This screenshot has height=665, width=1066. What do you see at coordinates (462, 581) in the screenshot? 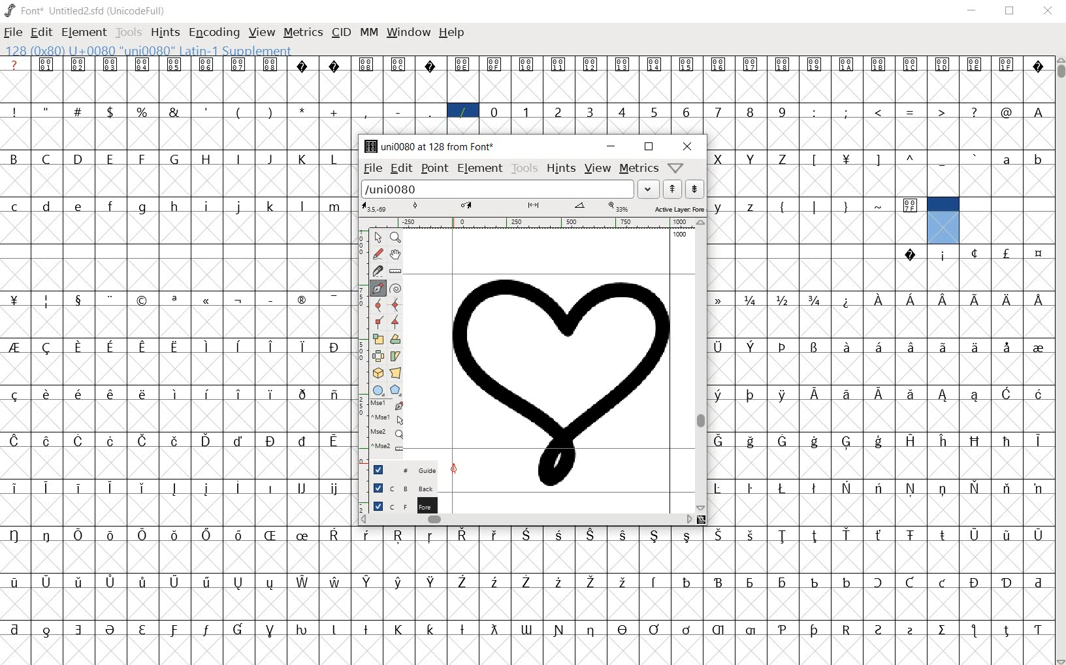
I see `glyph` at bounding box center [462, 581].